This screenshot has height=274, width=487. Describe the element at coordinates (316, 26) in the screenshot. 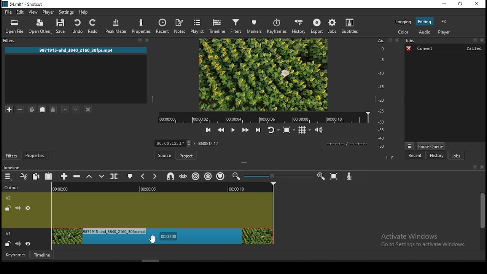

I see `export` at that location.